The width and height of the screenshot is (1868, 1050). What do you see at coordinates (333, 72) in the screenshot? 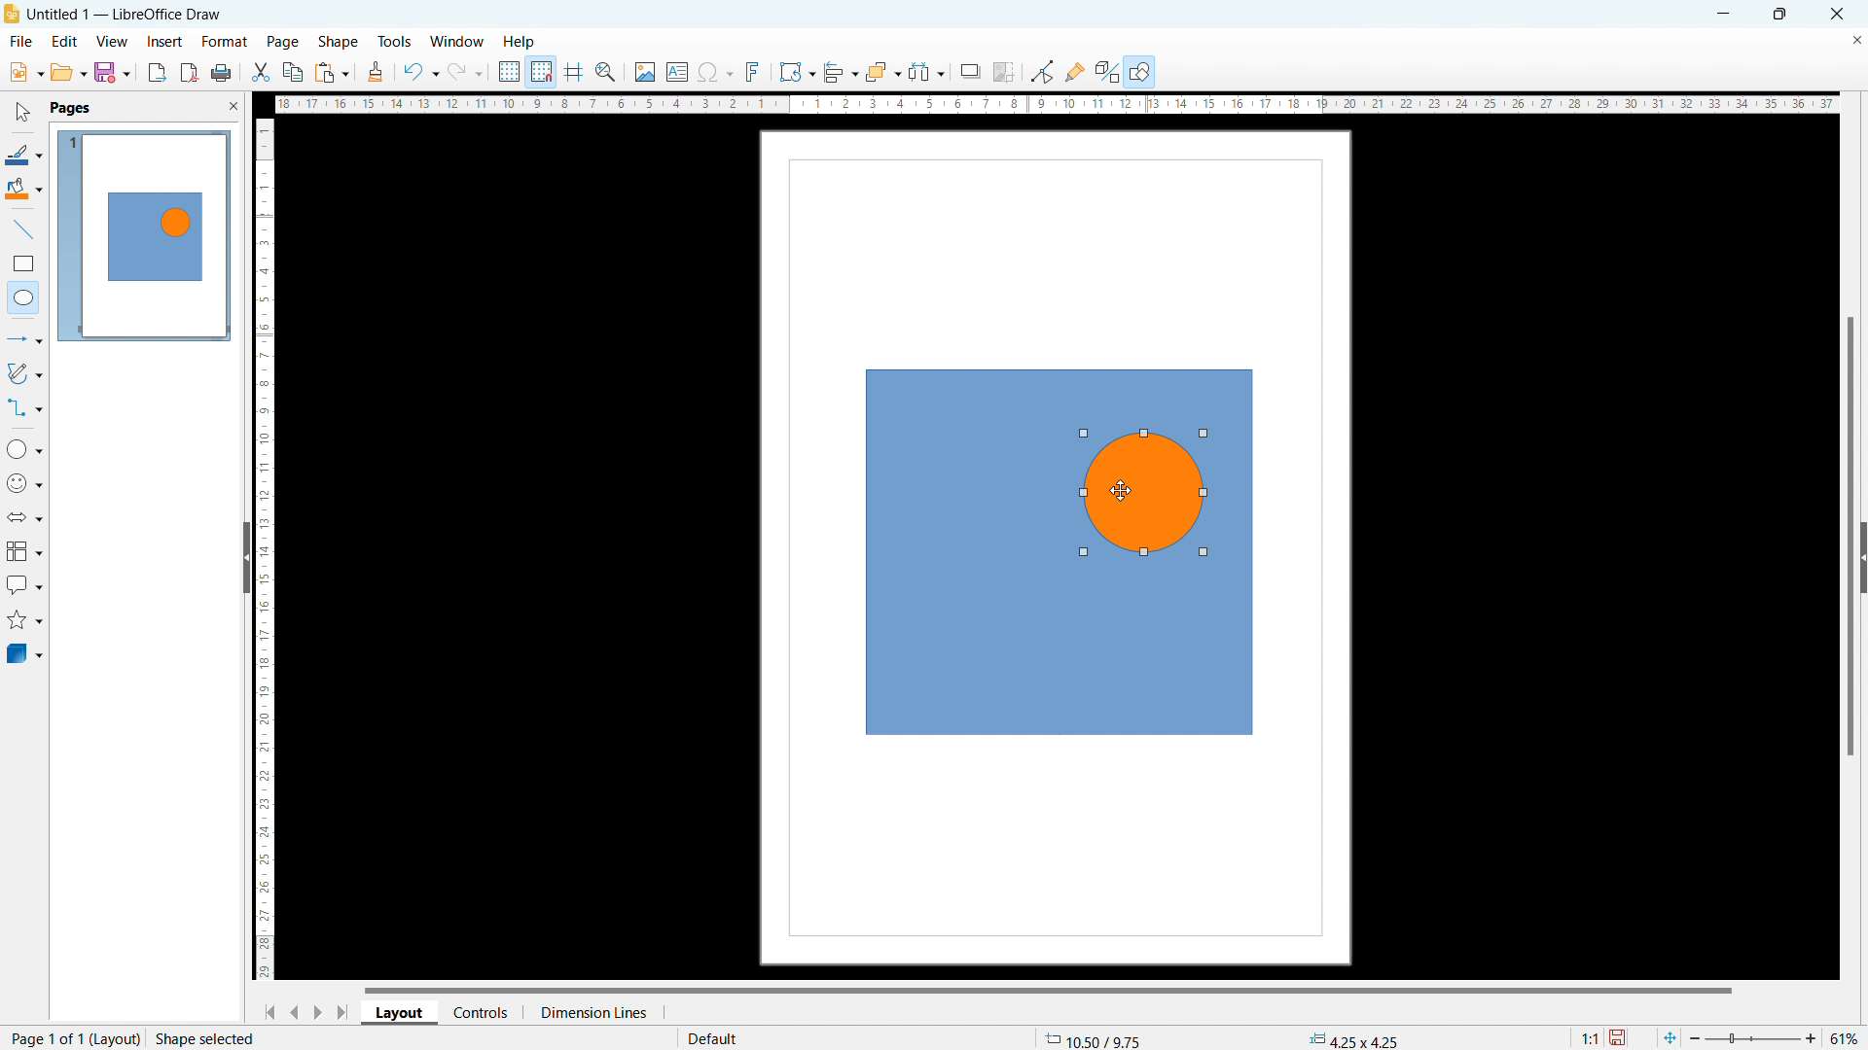
I see `paste` at bounding box center [333, 72].